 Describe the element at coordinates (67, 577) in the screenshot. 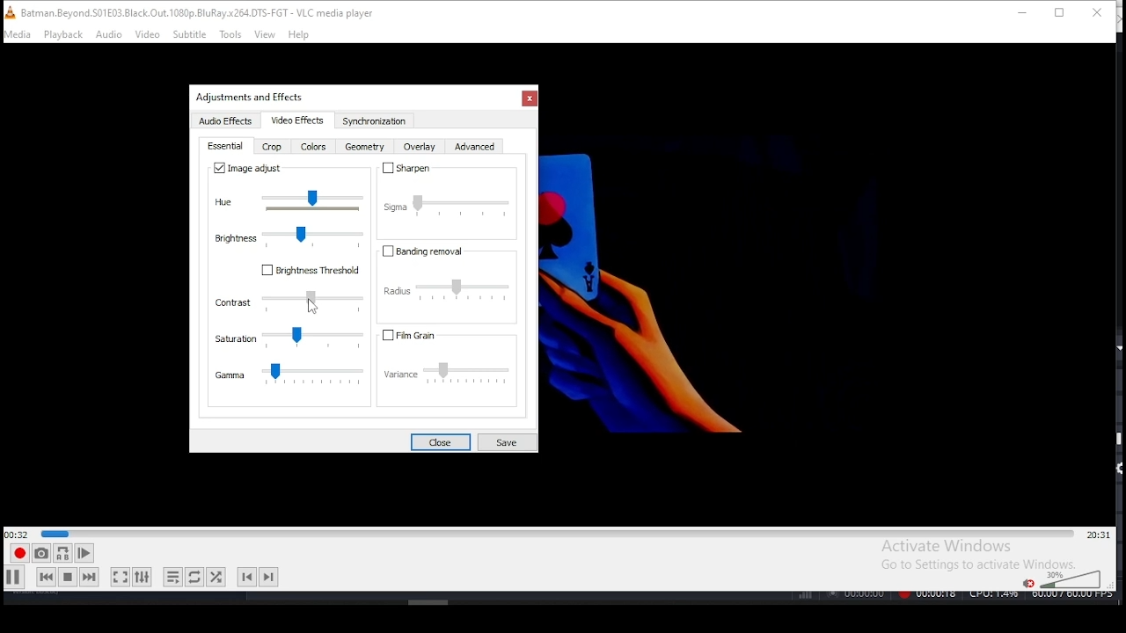

I see `stop` at that location.